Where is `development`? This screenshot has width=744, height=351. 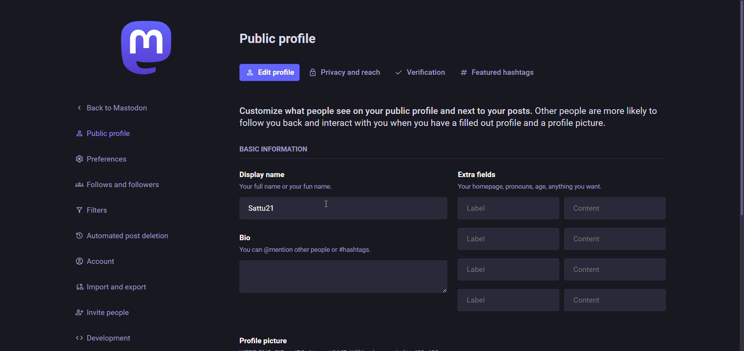 development is located at coordinates (105, 338).